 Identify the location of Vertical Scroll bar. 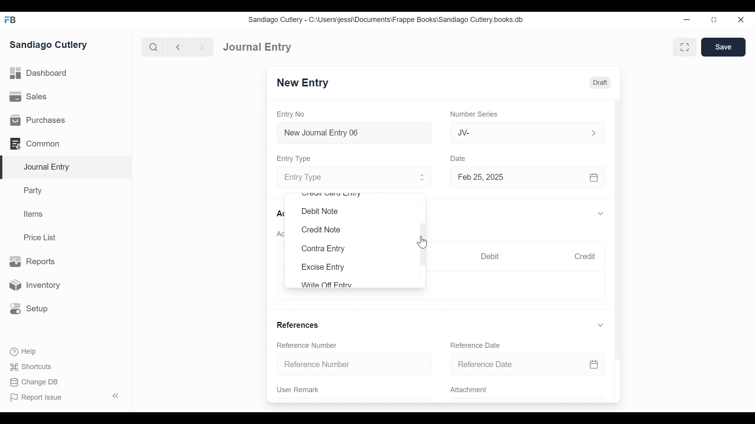
(619, 223).